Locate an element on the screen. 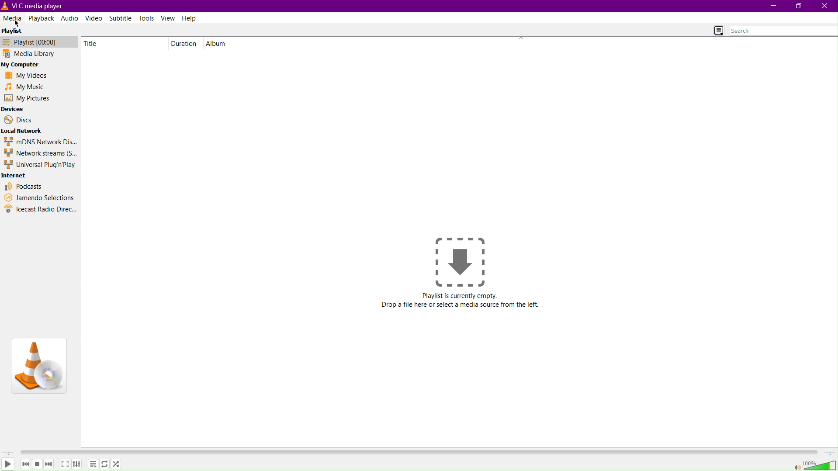  Playlist is located at coordinates (93, 464).